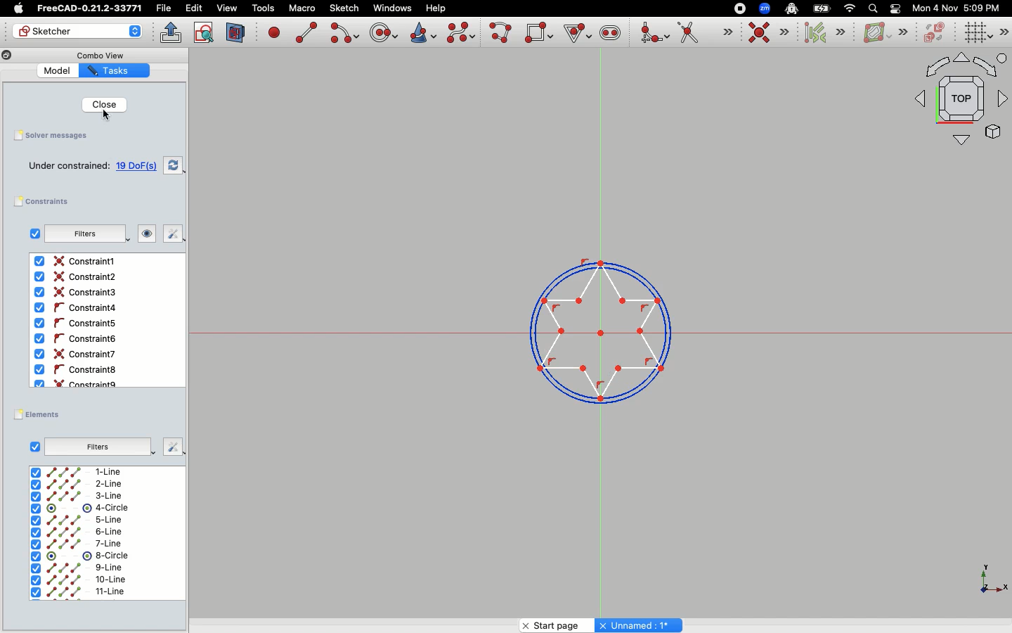 The height and width of the screenshot is (633, 1012). I want to click on Under constrained: 19 DoFs, so click(91, 167).